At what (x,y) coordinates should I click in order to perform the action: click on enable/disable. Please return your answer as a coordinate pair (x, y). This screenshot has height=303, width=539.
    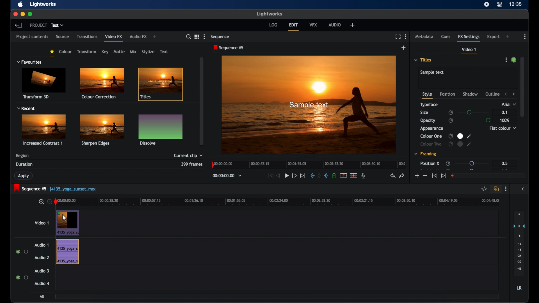
    Looking at the image, I should click on (450, 136).